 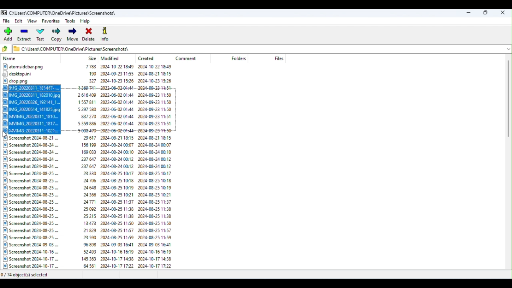 I want to click on Info, so click(x=106, y=34).